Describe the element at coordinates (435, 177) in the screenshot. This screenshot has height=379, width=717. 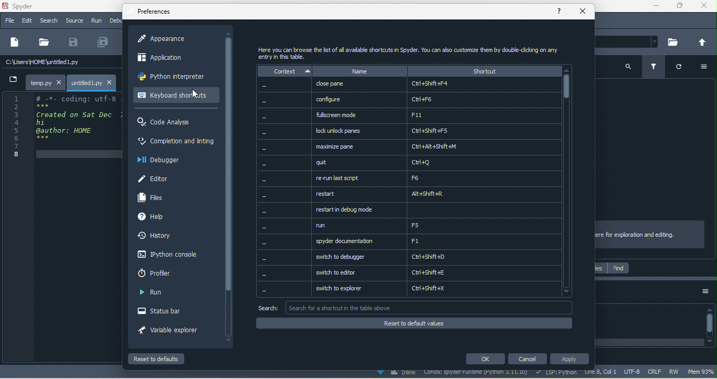
I see `re-run fast script` at that location.